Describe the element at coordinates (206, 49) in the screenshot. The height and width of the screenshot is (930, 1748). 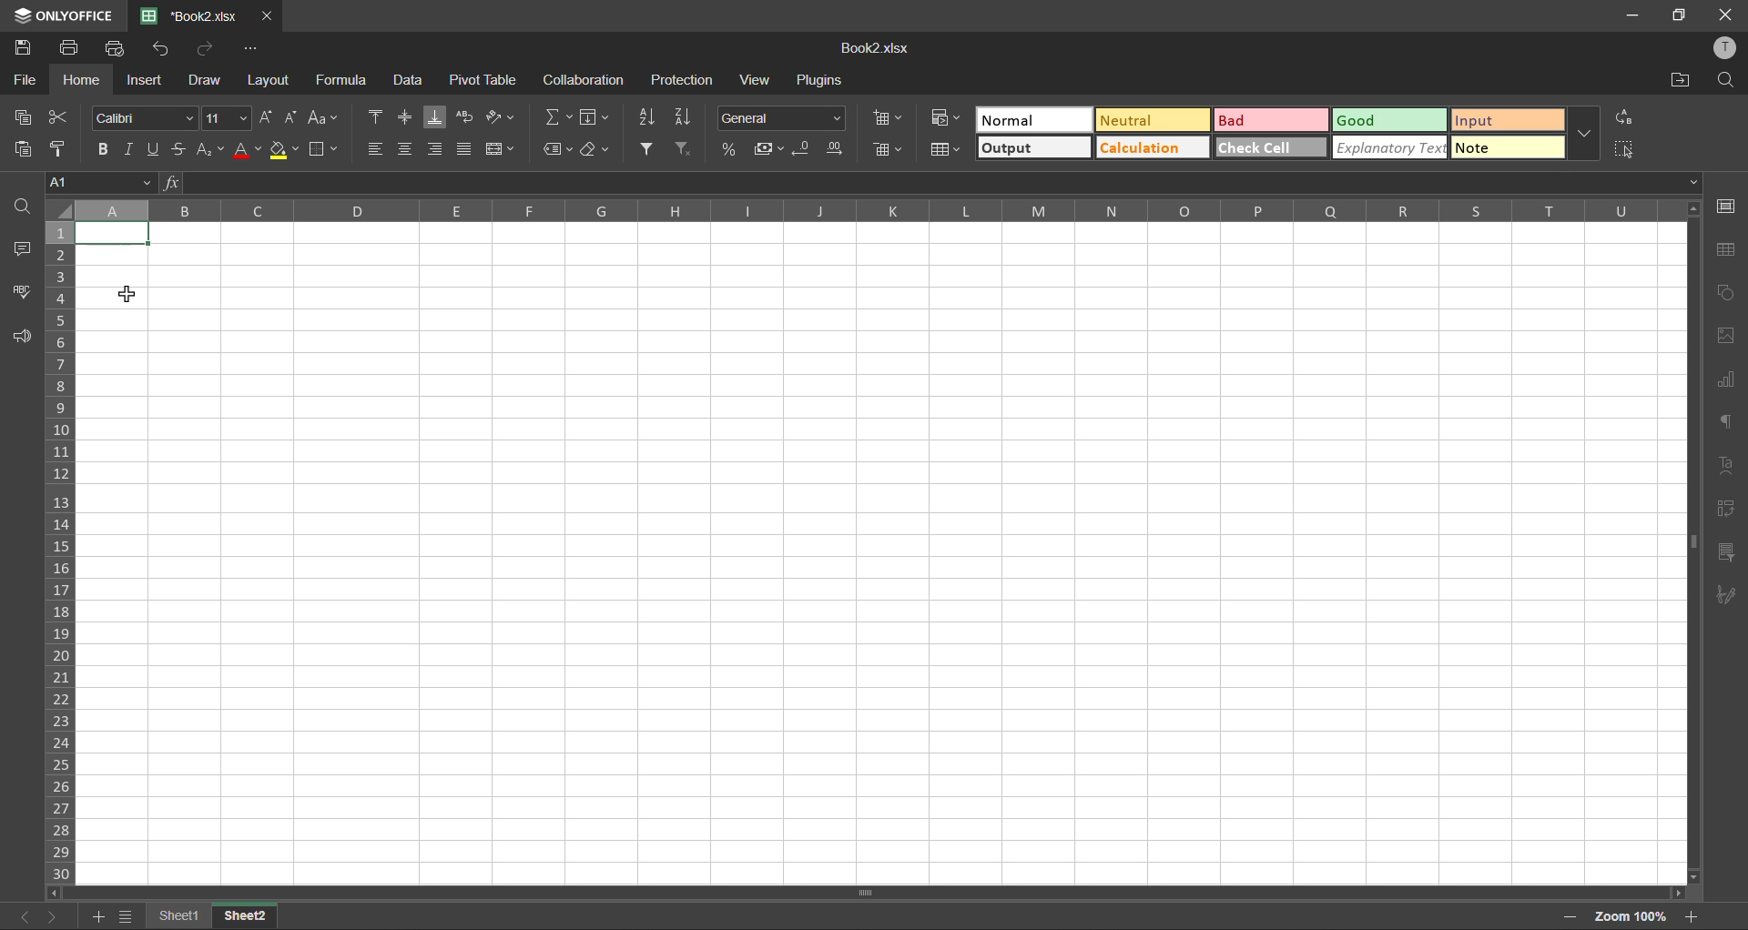
I see `redo` at that location.